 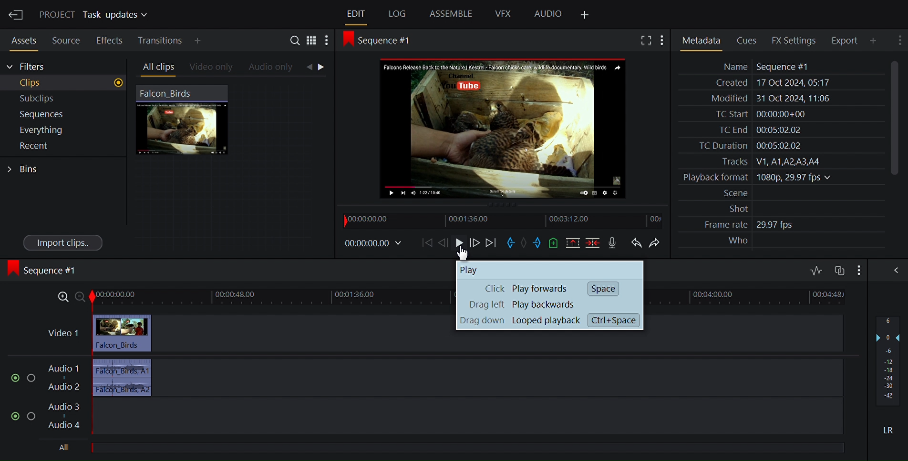 What do you see at coordinates (505, 129) in the screenshot?
I see `Media Viewer` at bounding box center [505, 129].